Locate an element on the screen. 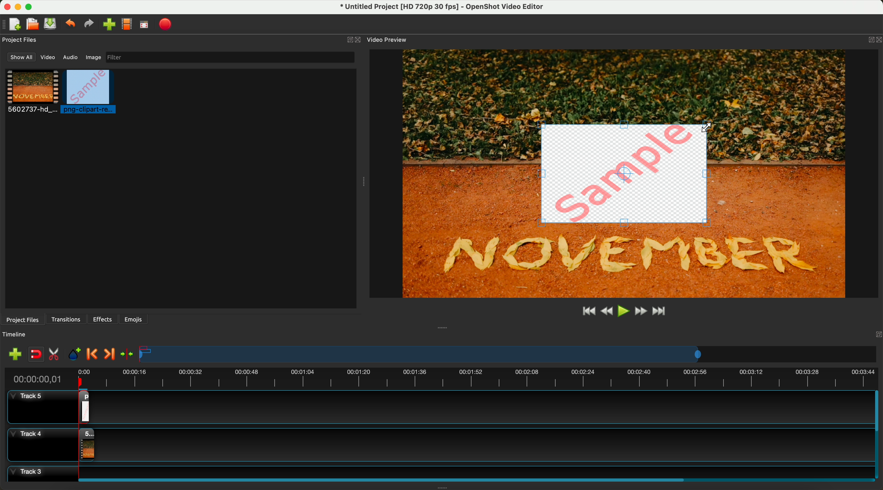 Image resolution: width=883 pixels, height=490 pixels. play is located at coordinates (624, 311).